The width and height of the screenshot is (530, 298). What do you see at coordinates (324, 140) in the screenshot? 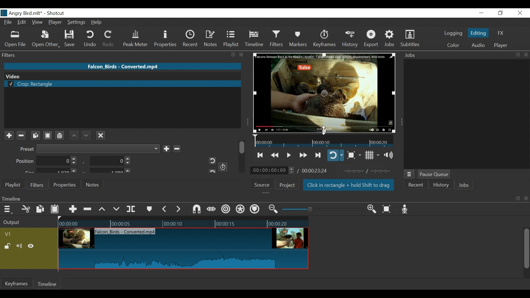
I see `Timeline` at bounding box center [324, 140].